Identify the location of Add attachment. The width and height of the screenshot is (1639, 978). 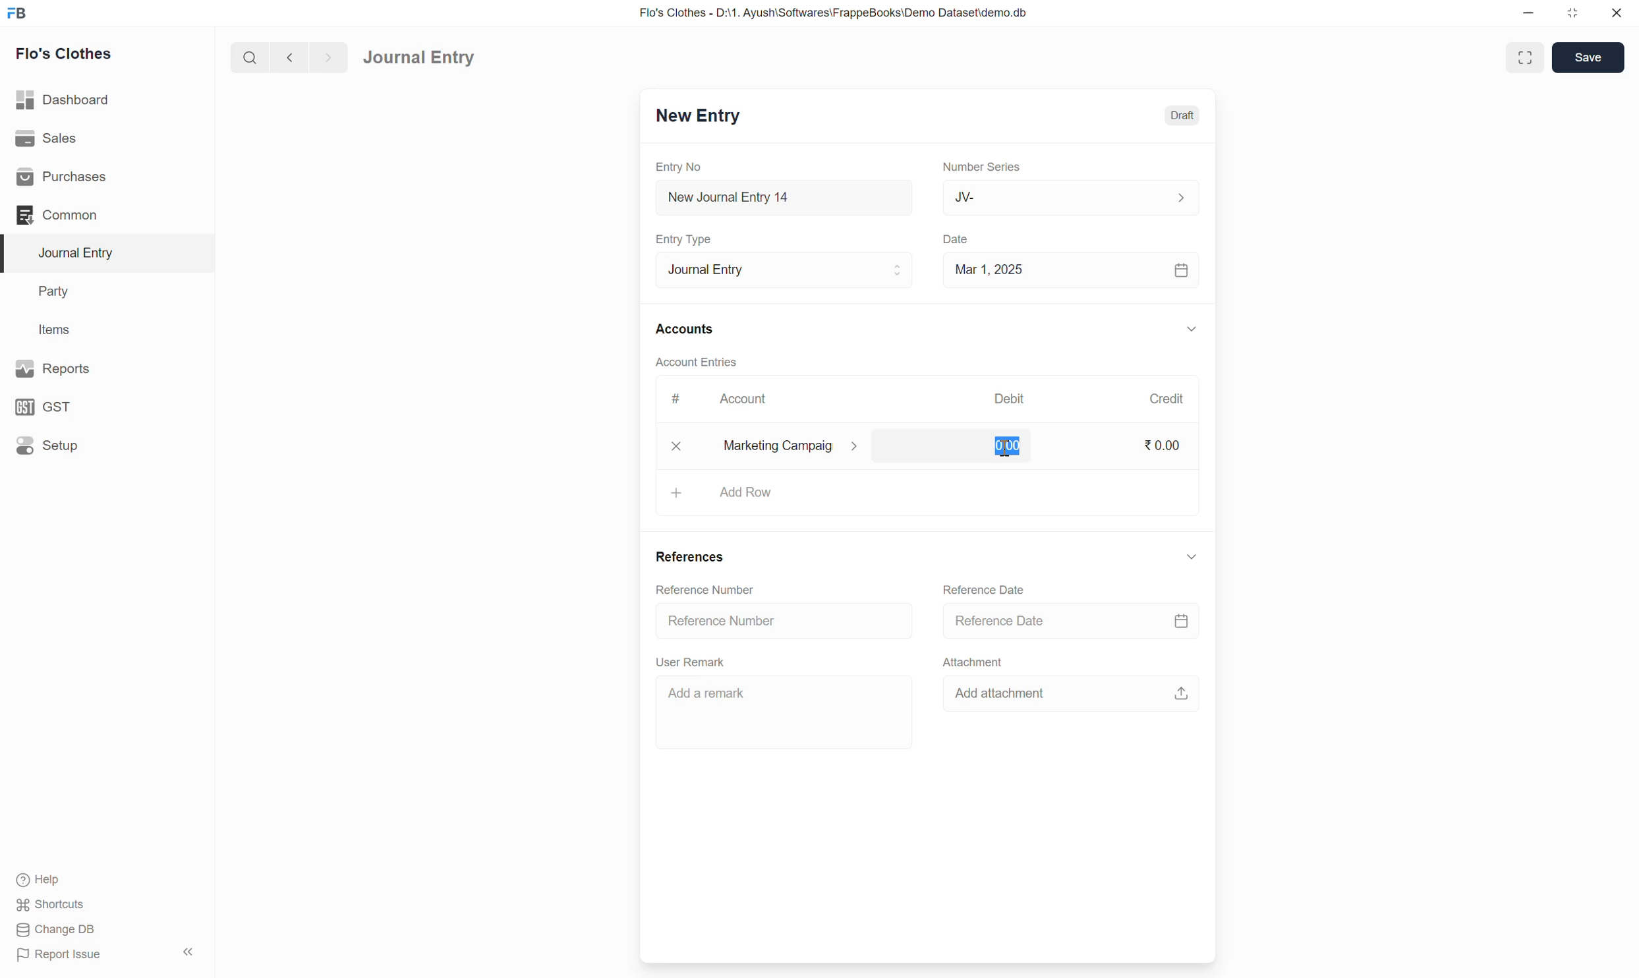
(1012, 694).